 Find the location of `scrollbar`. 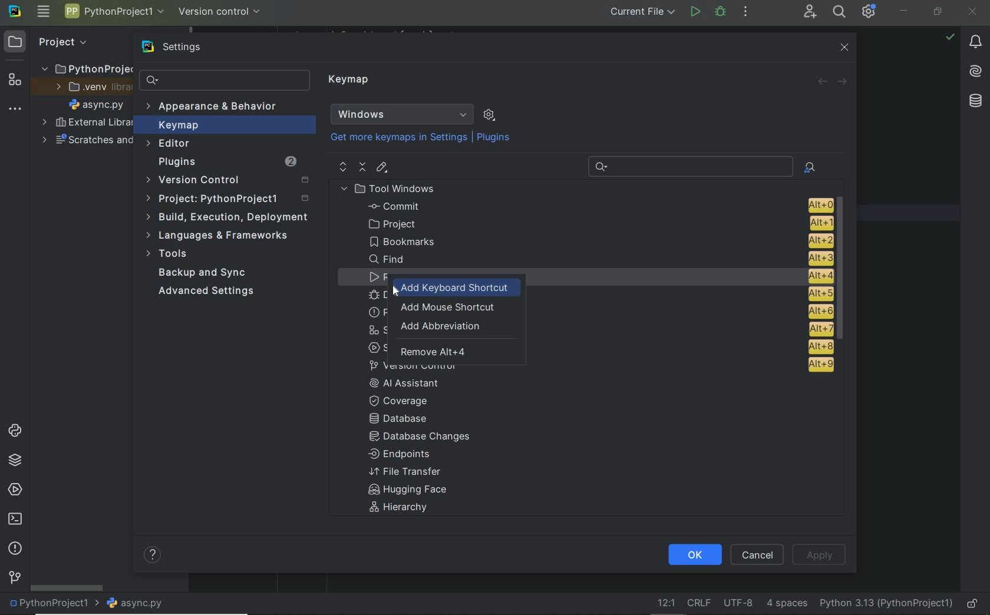

scrollbar is located at coordinates (65, 587).